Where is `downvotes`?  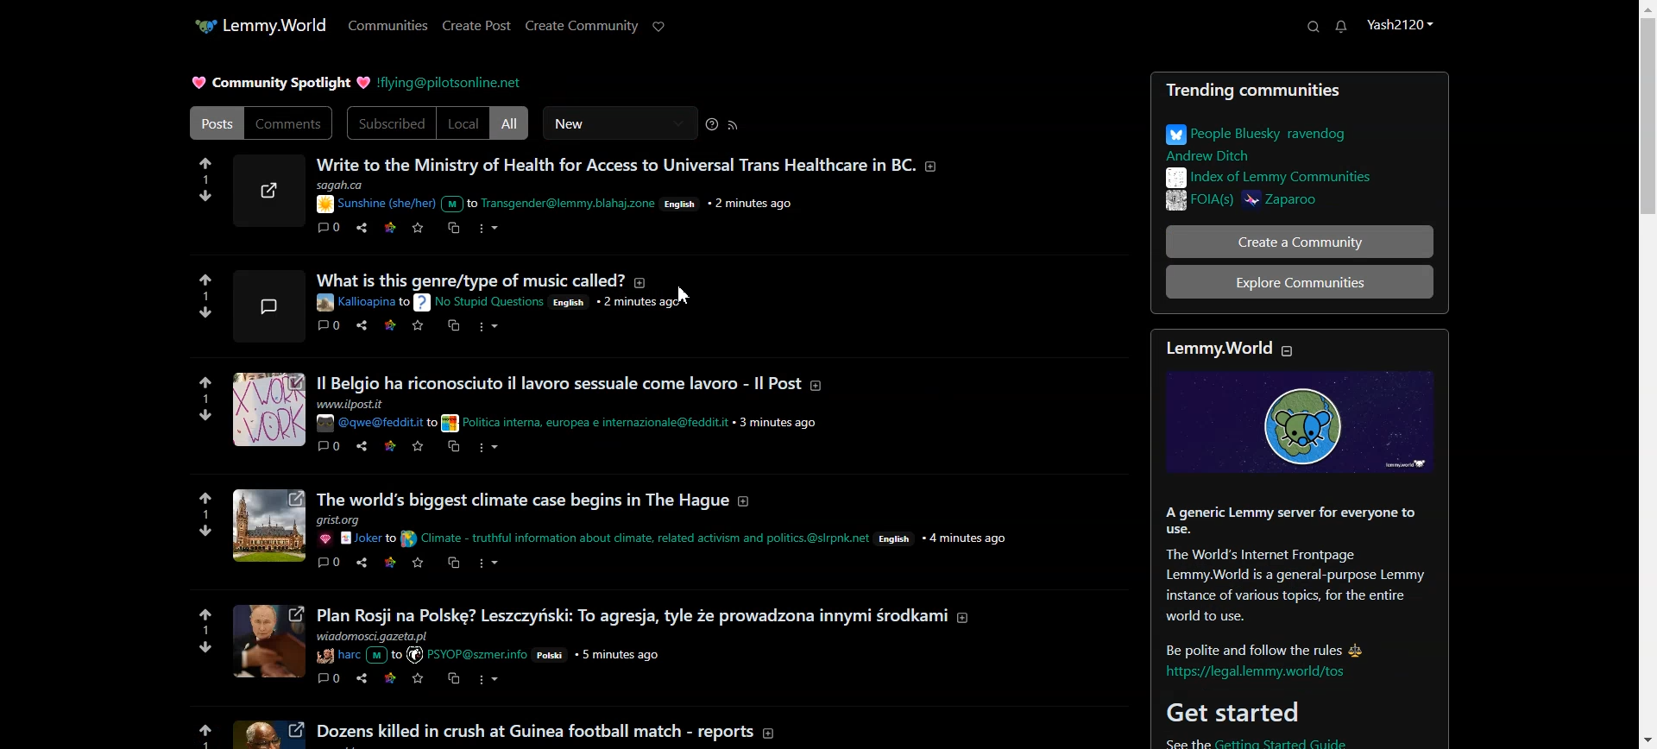 downvotes is located at coordinates (207, 418).